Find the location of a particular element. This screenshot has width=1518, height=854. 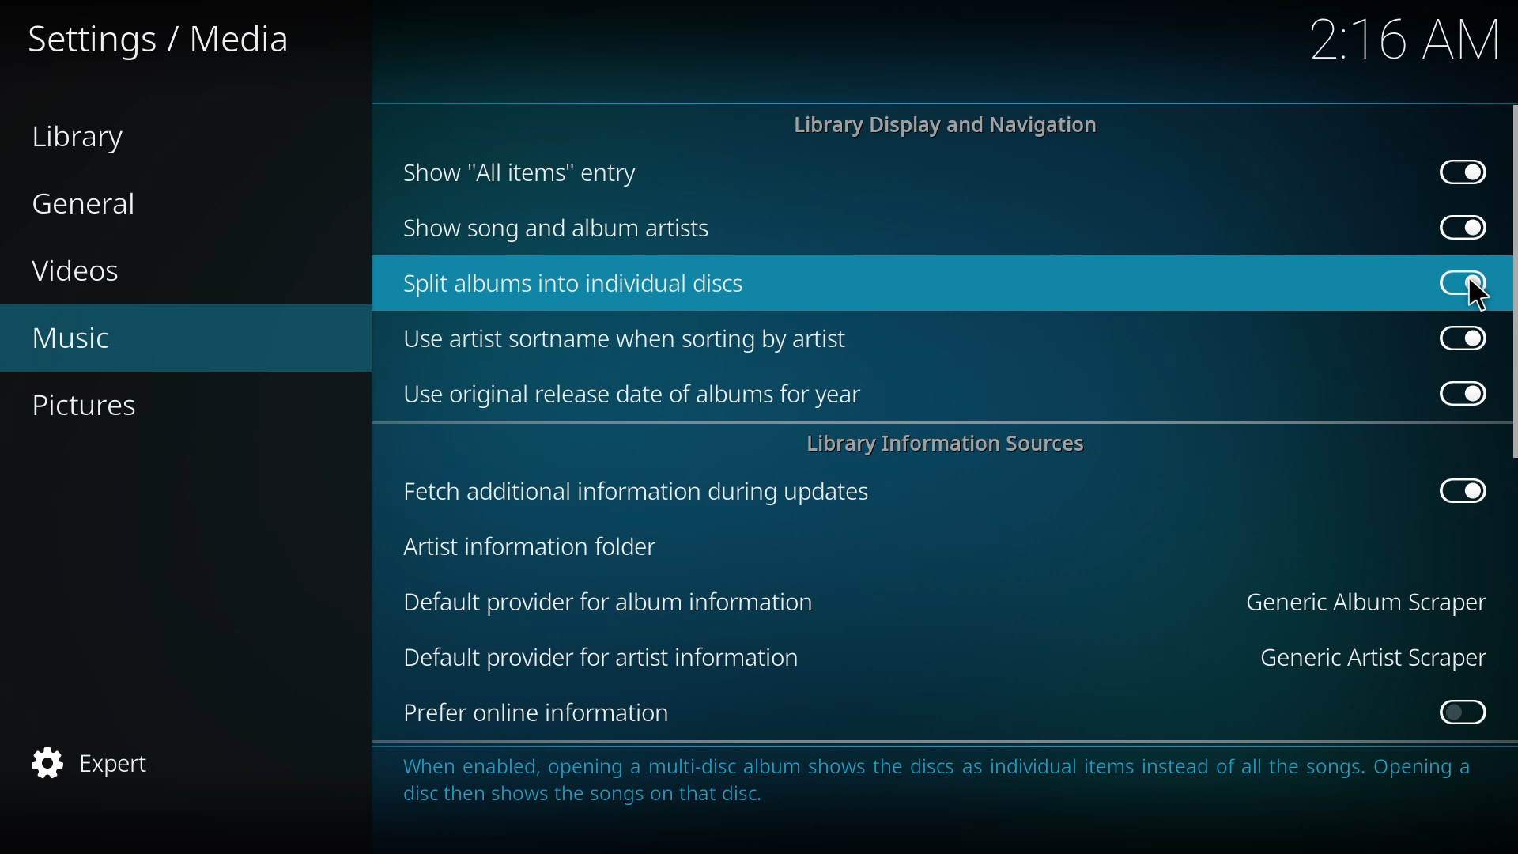

generic is located at coordinates (1362, 602).